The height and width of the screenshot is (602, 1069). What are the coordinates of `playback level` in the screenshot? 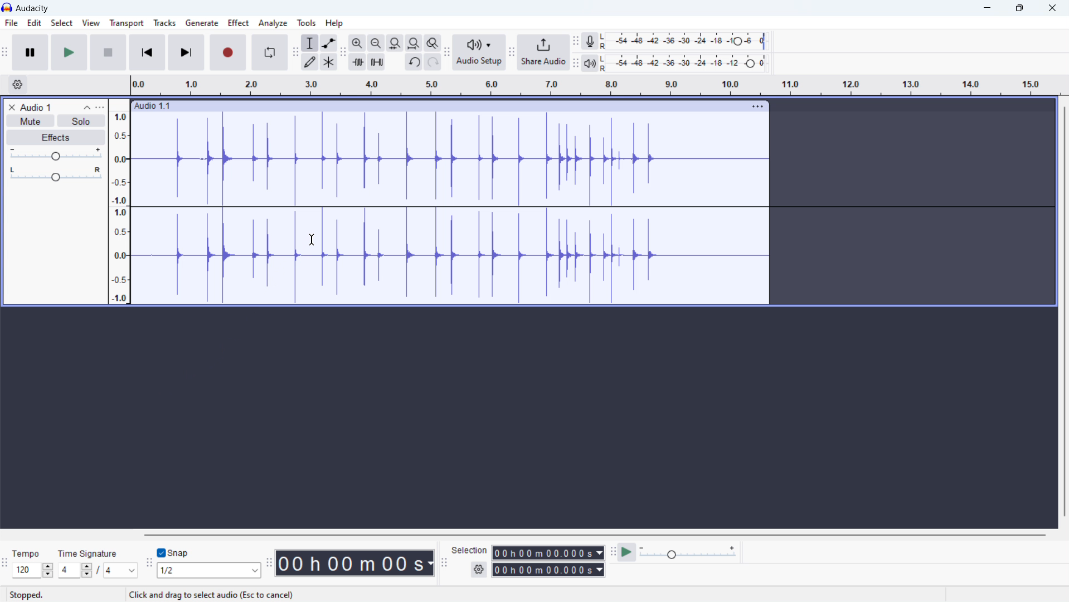 It's located at (689, 63).